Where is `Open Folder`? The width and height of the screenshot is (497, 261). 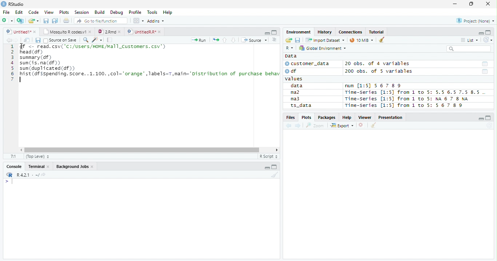 Open Folder is located at coordinates (34, 20).